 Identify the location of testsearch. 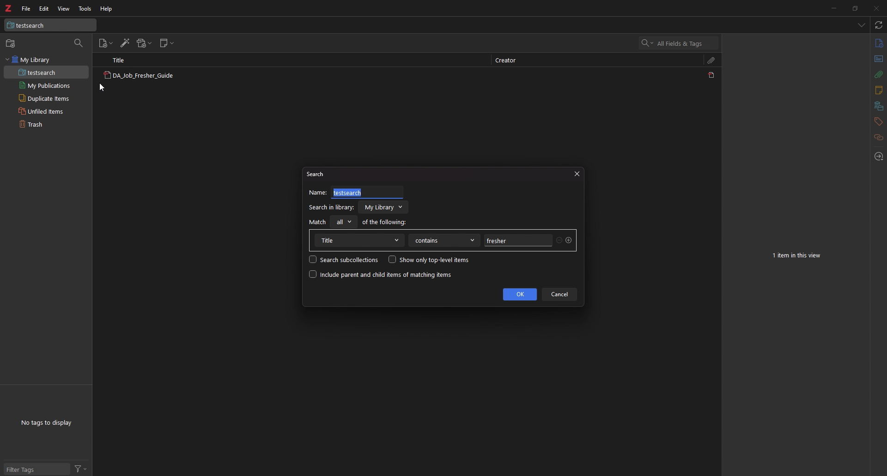
(46, 73).